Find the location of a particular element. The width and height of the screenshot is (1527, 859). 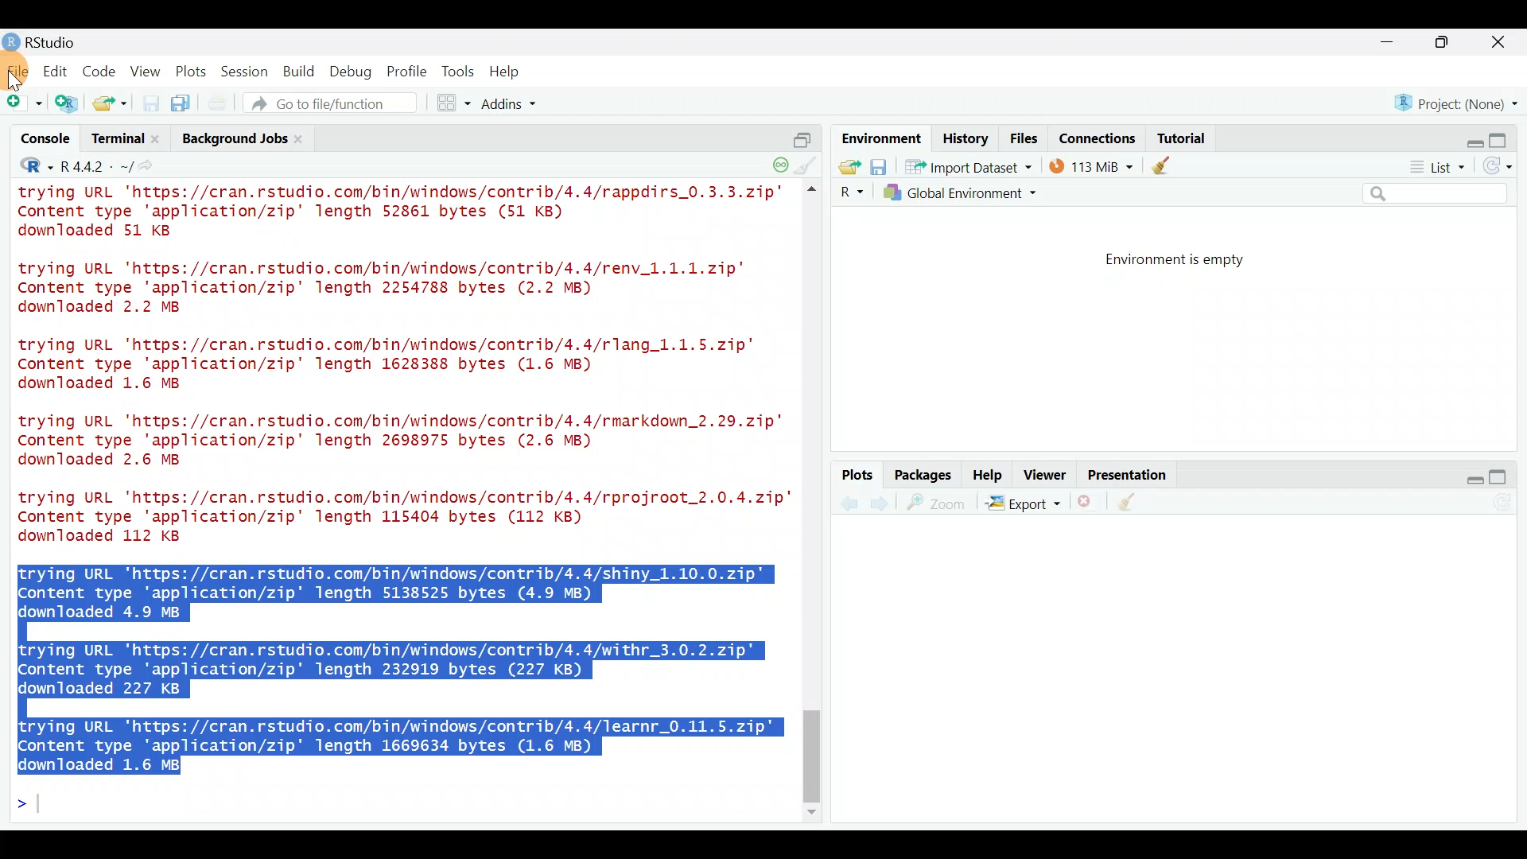

Load workspace is located at coordinates (845, 166).